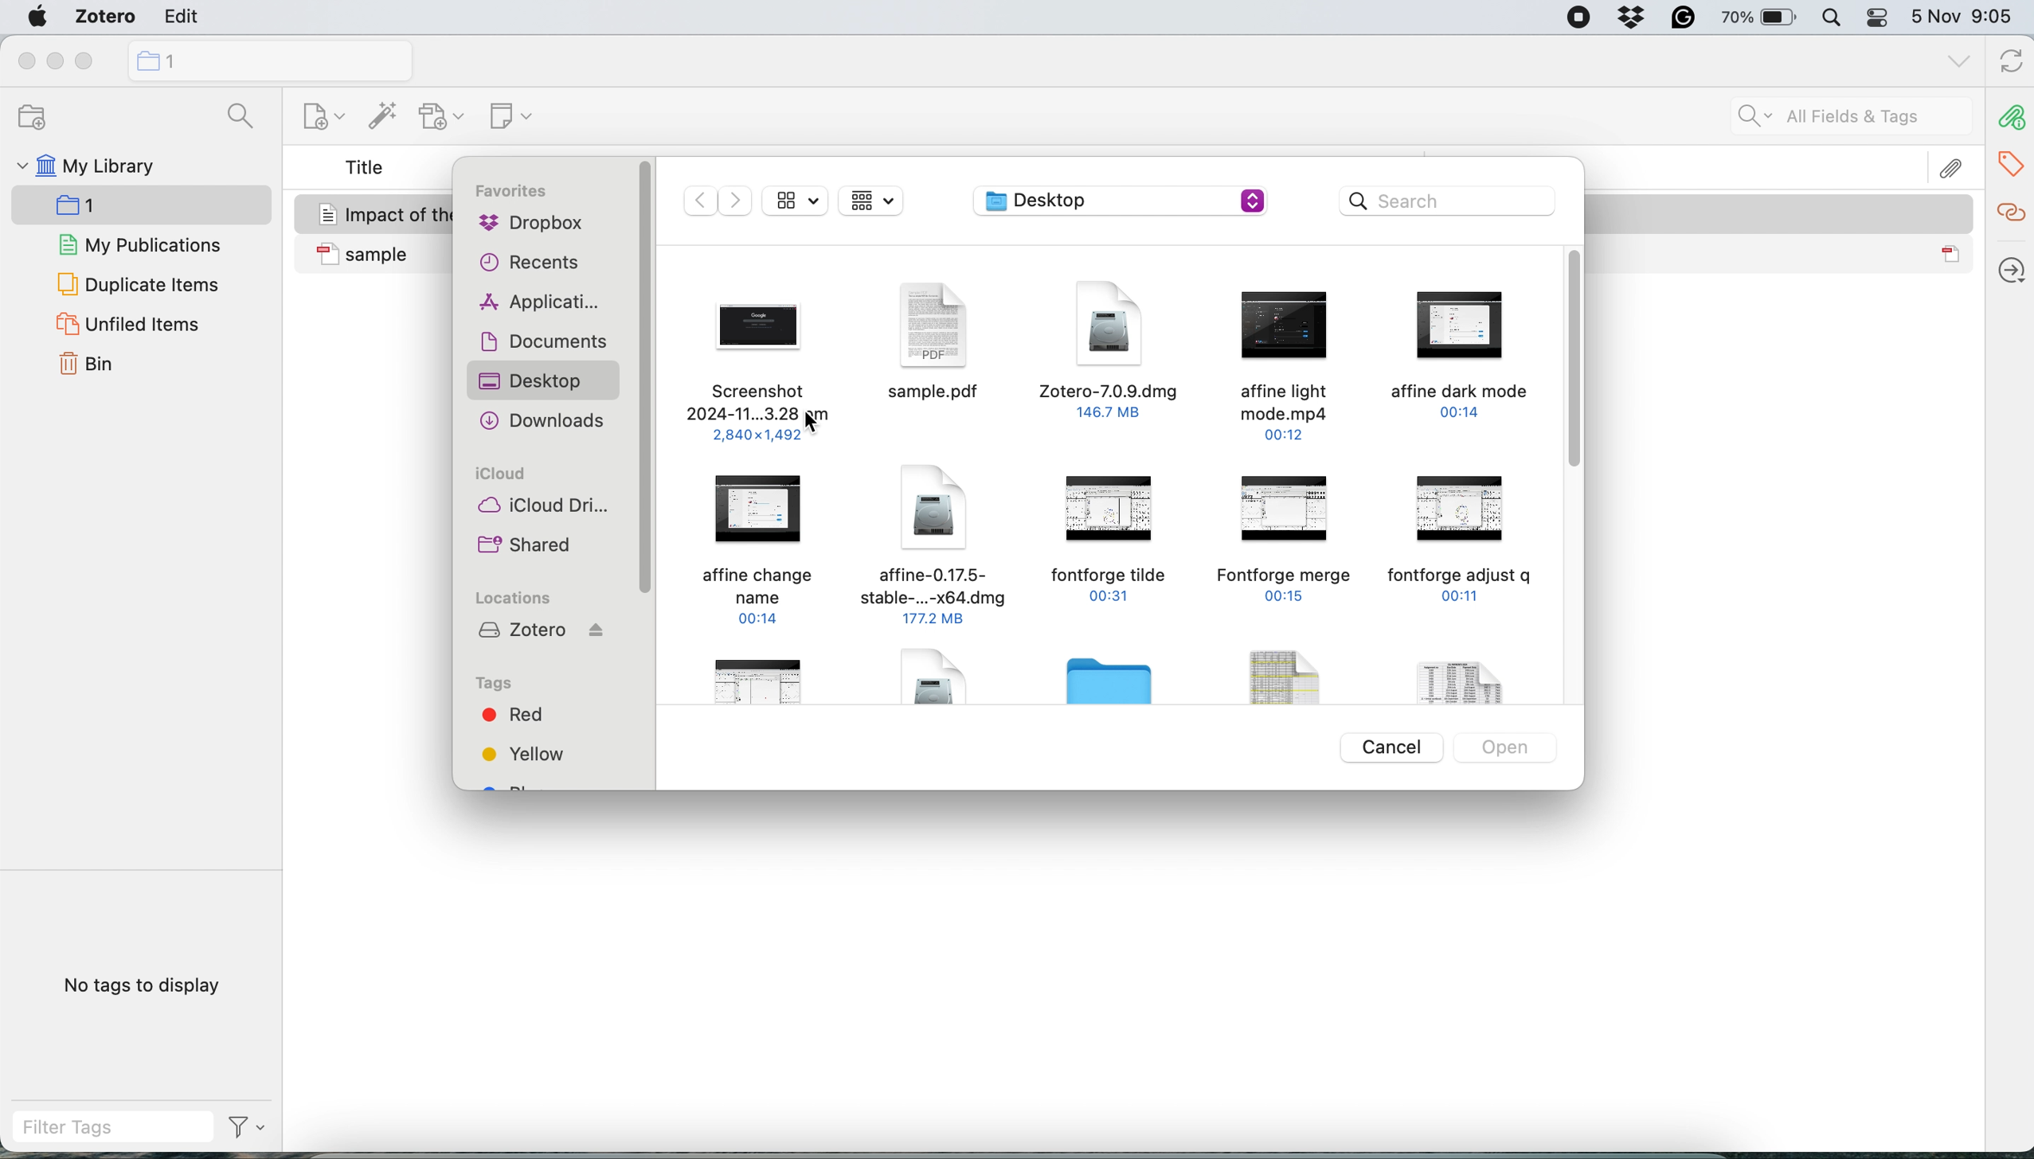 The width and height of the screenshot is (2034, 1159). Describe the element at coordinates (127, 325) in the screenshot. I see `unfiled items` at that location.